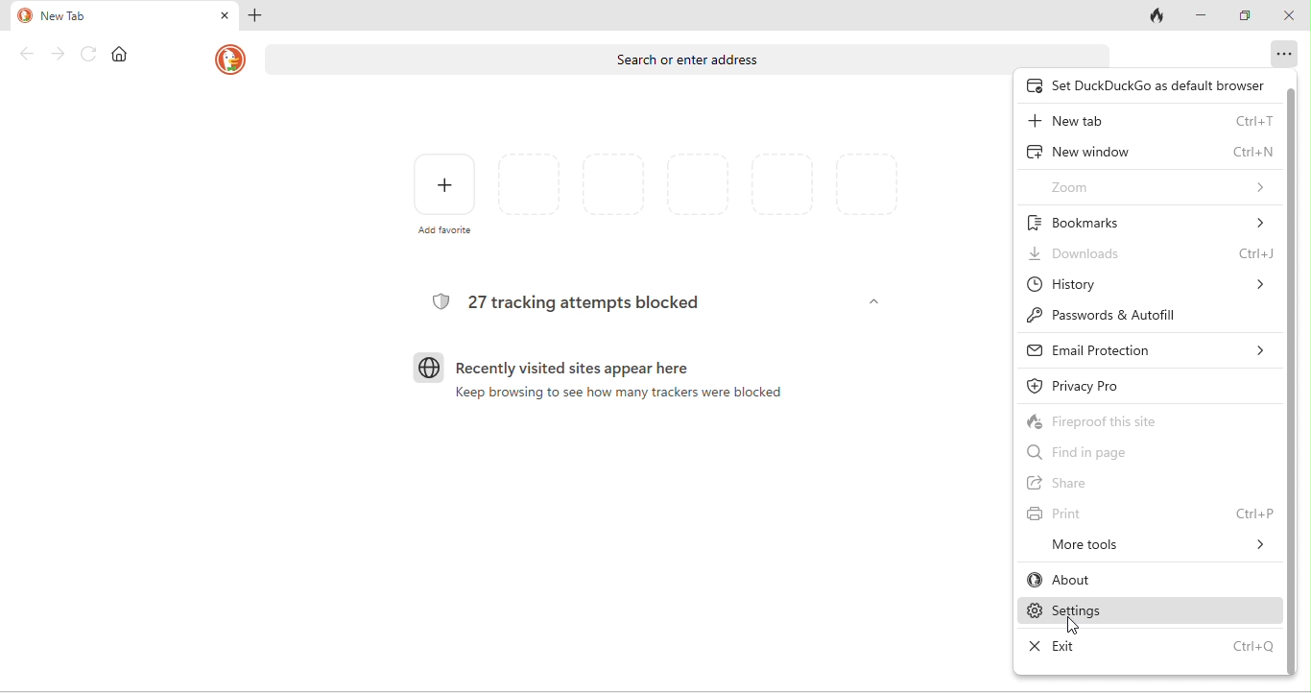 This screenshot has width=1311, height=693. Describe the element at coordinates (699, 188) in the screenshot. I see `favorites` at that location.